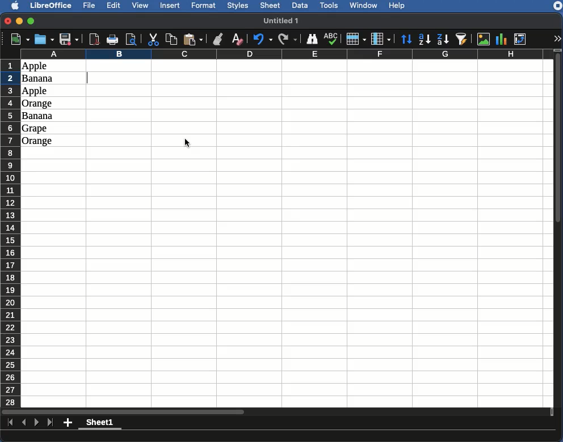  Describe the element at coordinates (426, 39) in the screenshot. I see `Ascending` at that location.